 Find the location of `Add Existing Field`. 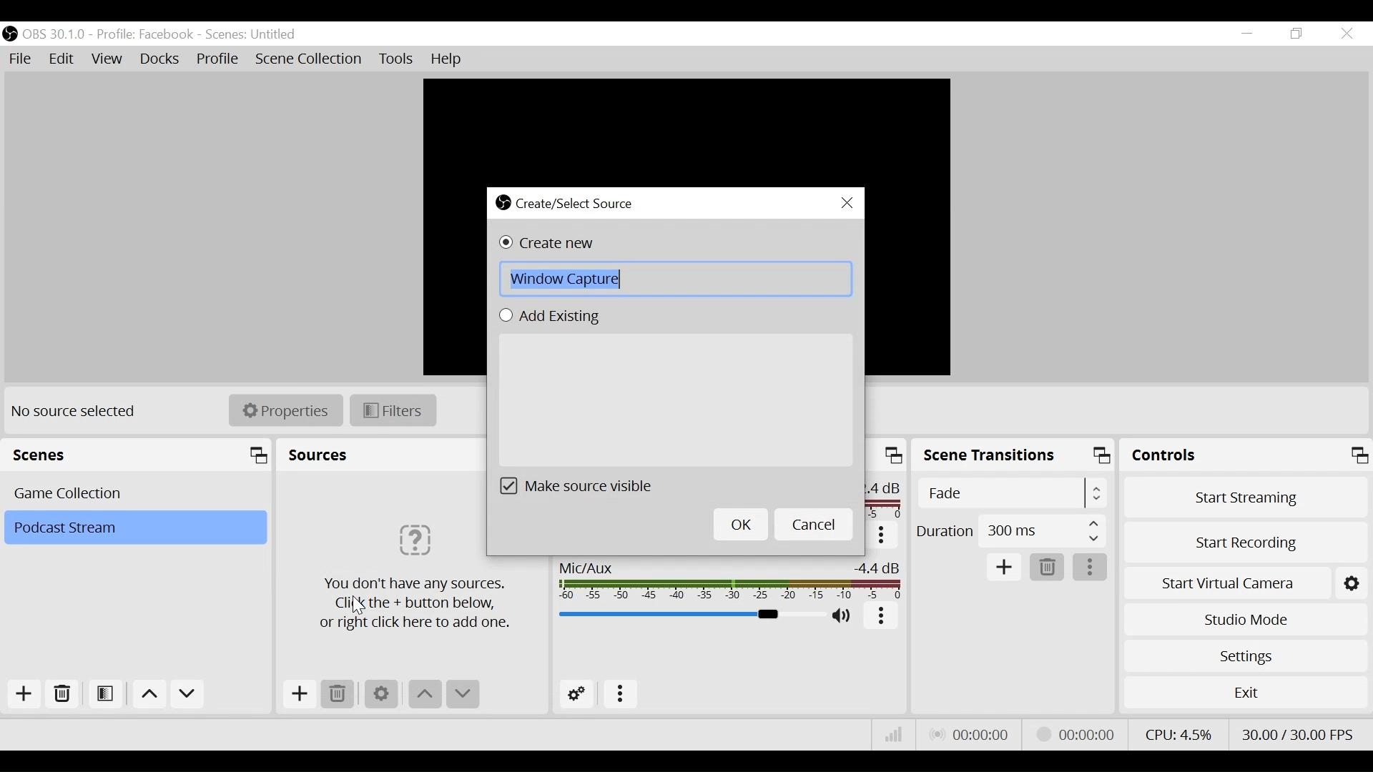

Add Existing Field is located at coordinates (675, 398).